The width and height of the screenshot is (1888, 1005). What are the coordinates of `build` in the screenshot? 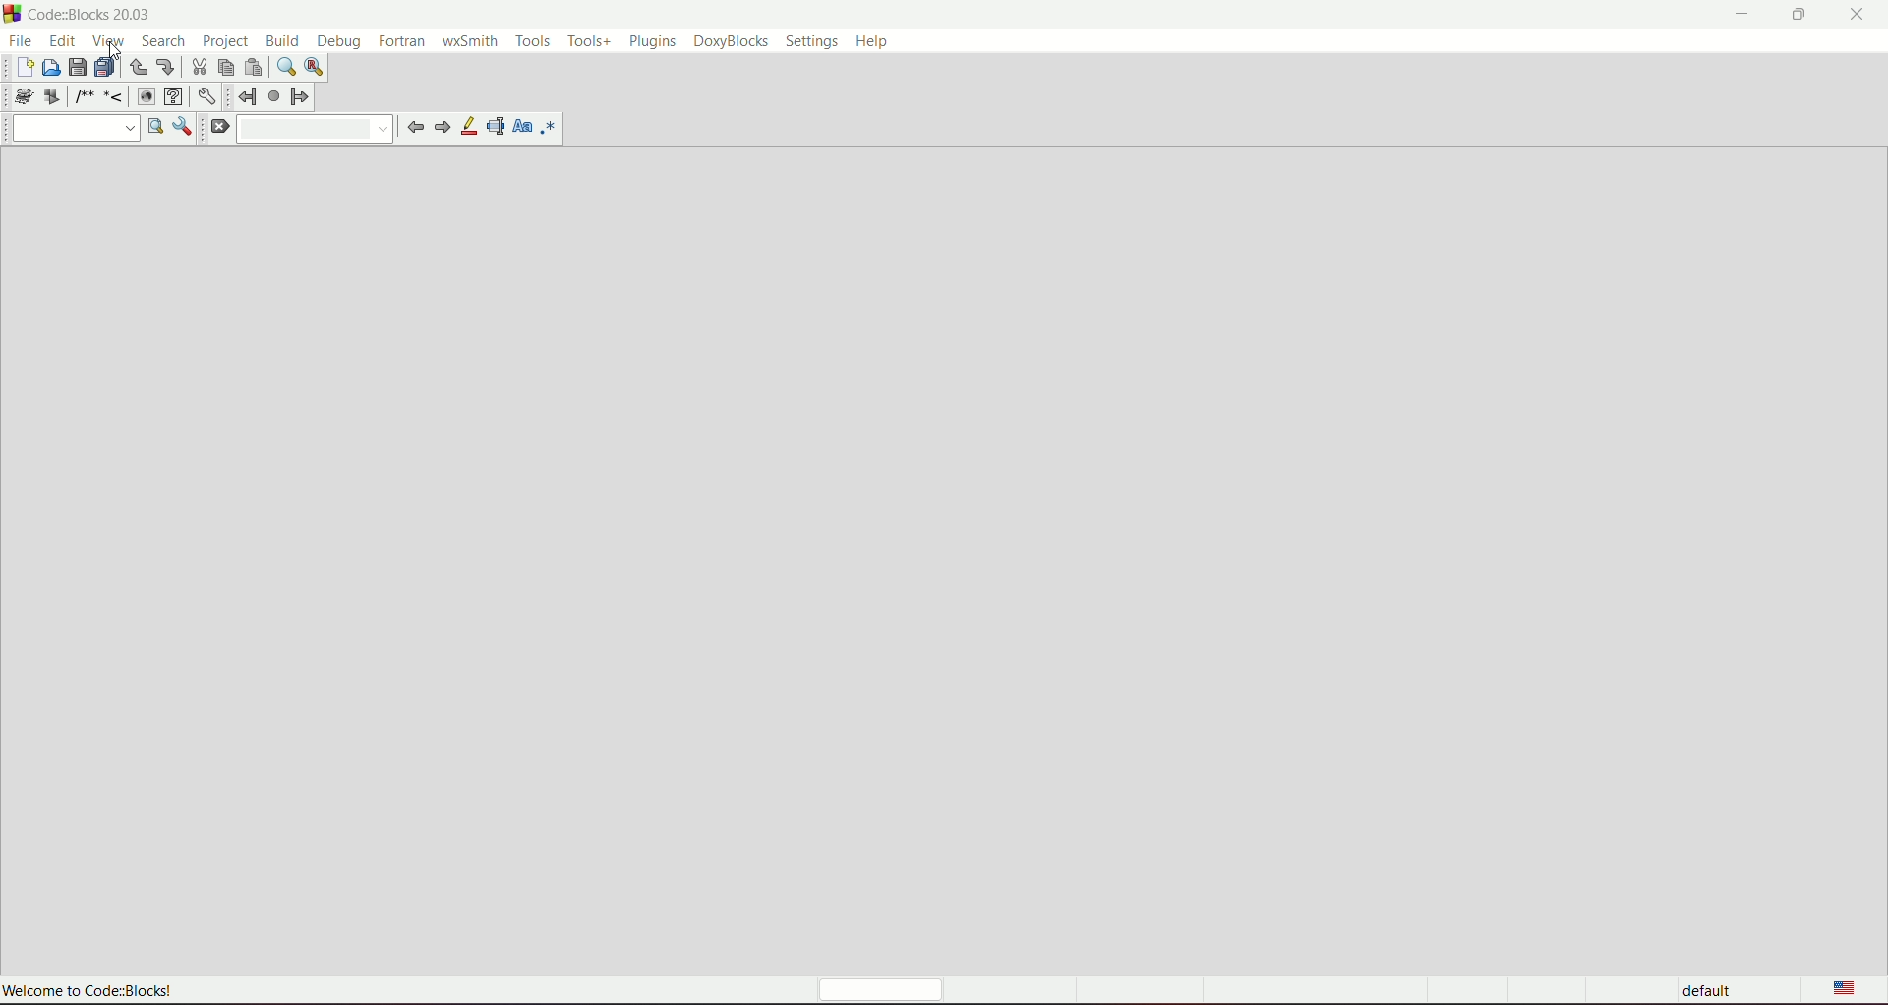 It's located at (280, 41).